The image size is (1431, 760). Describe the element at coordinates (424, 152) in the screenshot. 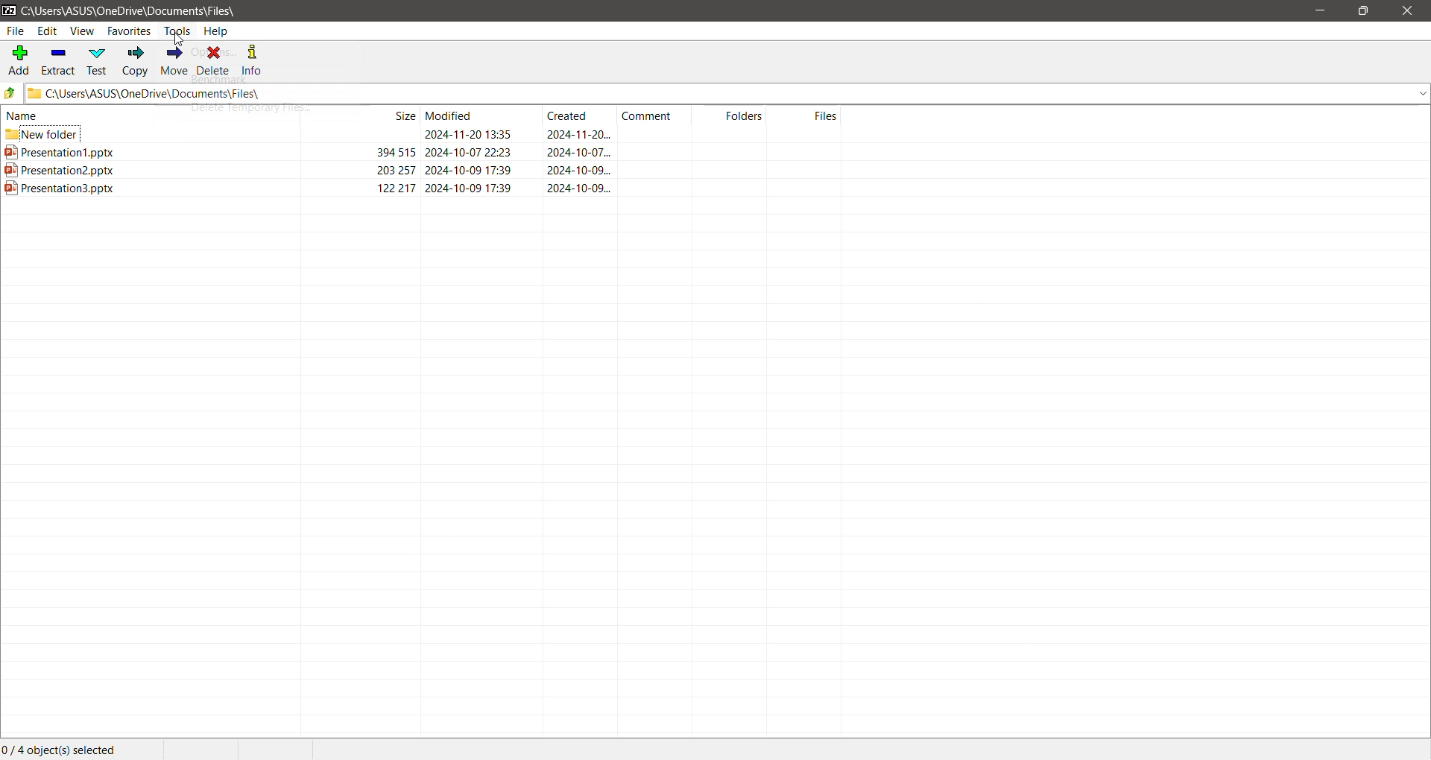

I see `Presentation1.pptx` at that location.